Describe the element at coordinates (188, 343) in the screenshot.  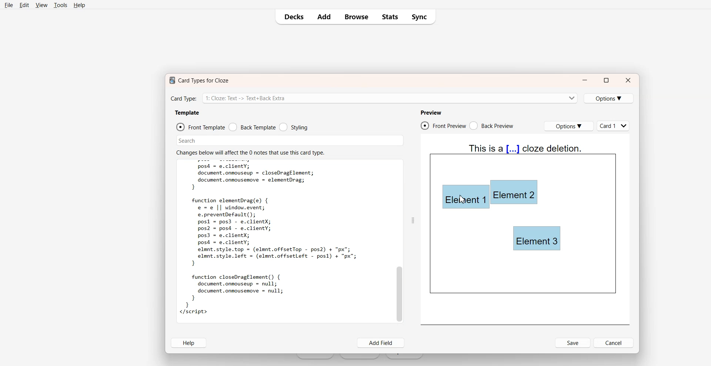
I see `Help` at that location.